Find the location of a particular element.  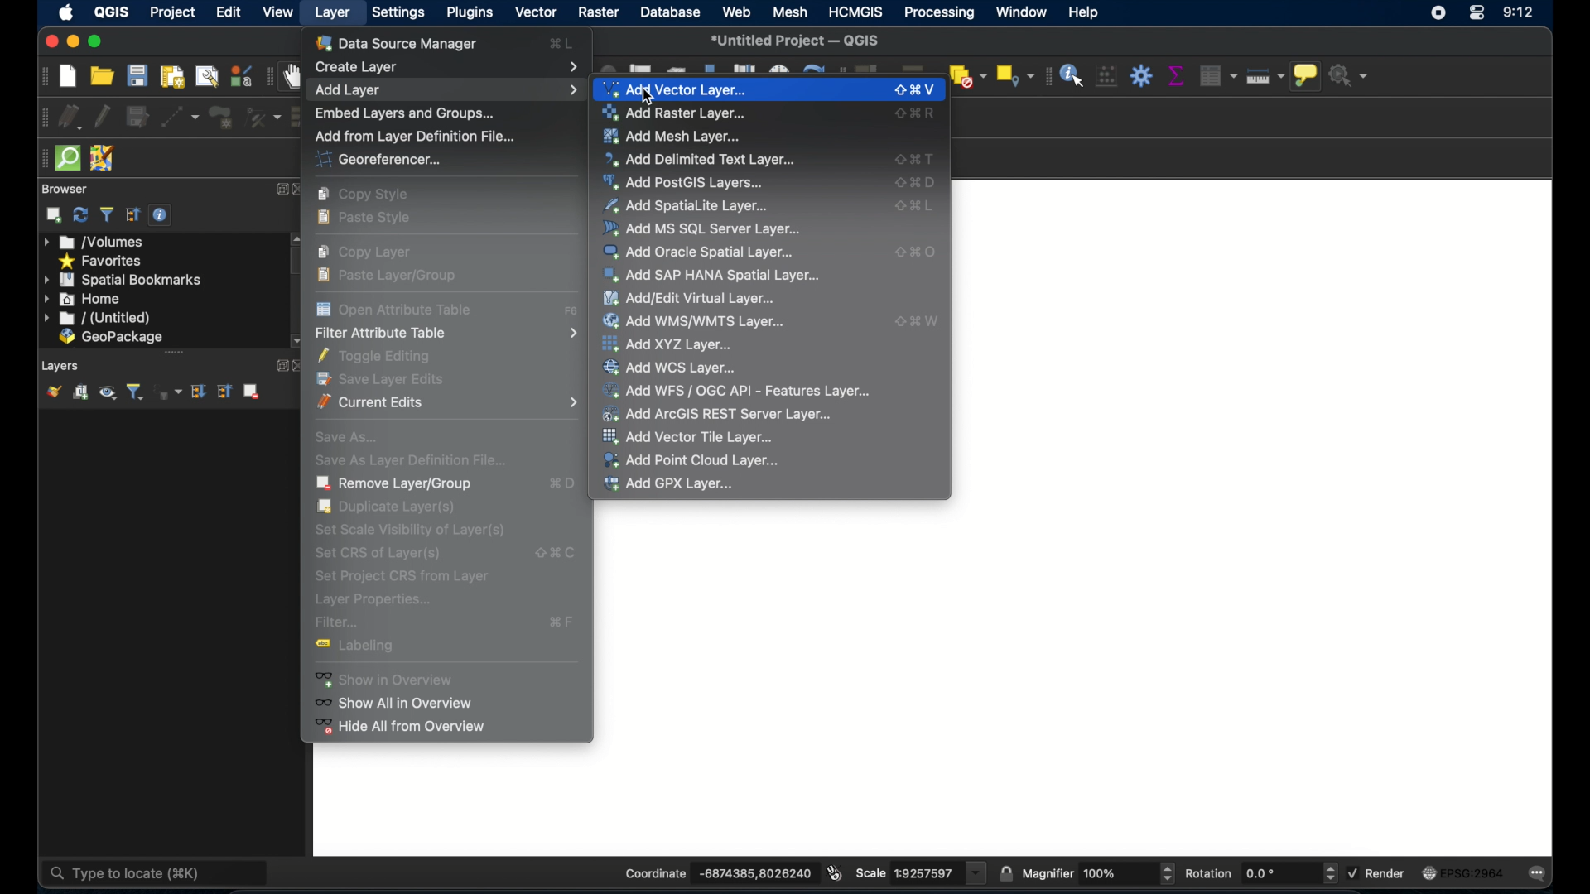

settings is located at coordinates (397, 12).